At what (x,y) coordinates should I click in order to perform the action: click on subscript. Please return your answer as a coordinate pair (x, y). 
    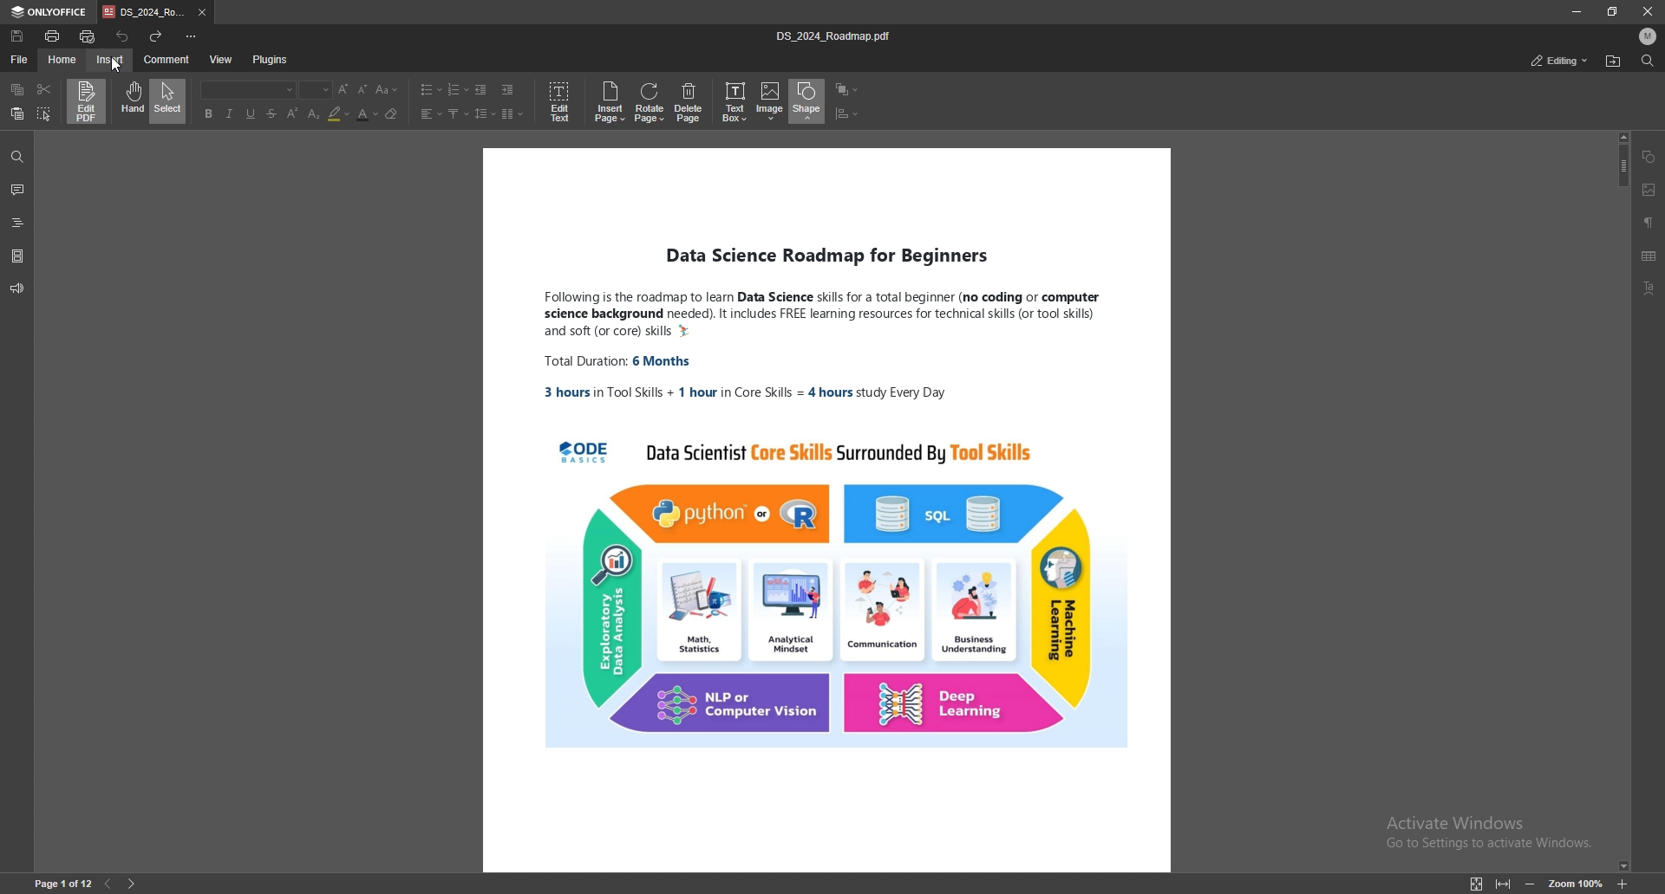
    Looking at the image, I should click on (316, 113).